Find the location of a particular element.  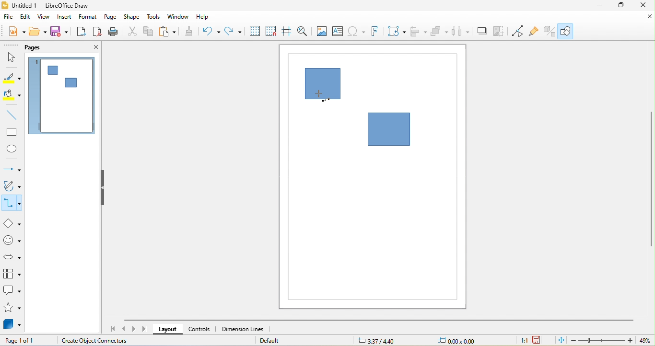

snap to grid is located at coordinates (273, 31).